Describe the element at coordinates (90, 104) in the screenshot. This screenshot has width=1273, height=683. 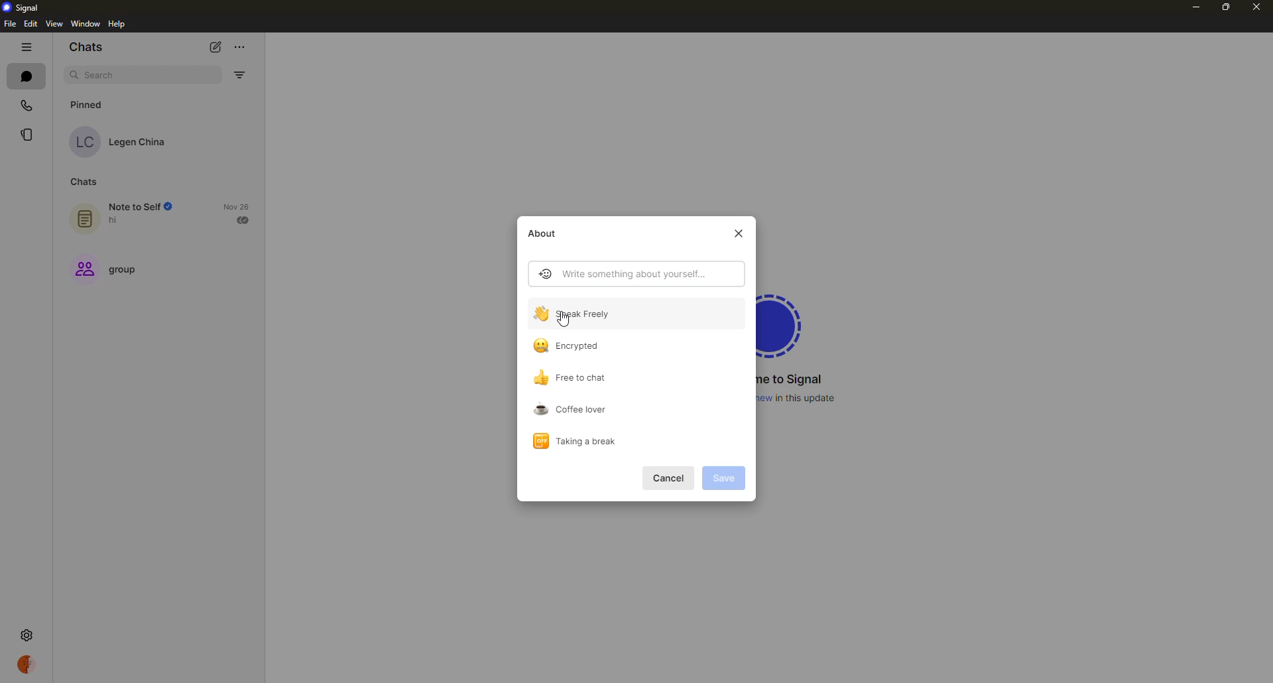
I see `pinned` at that location.